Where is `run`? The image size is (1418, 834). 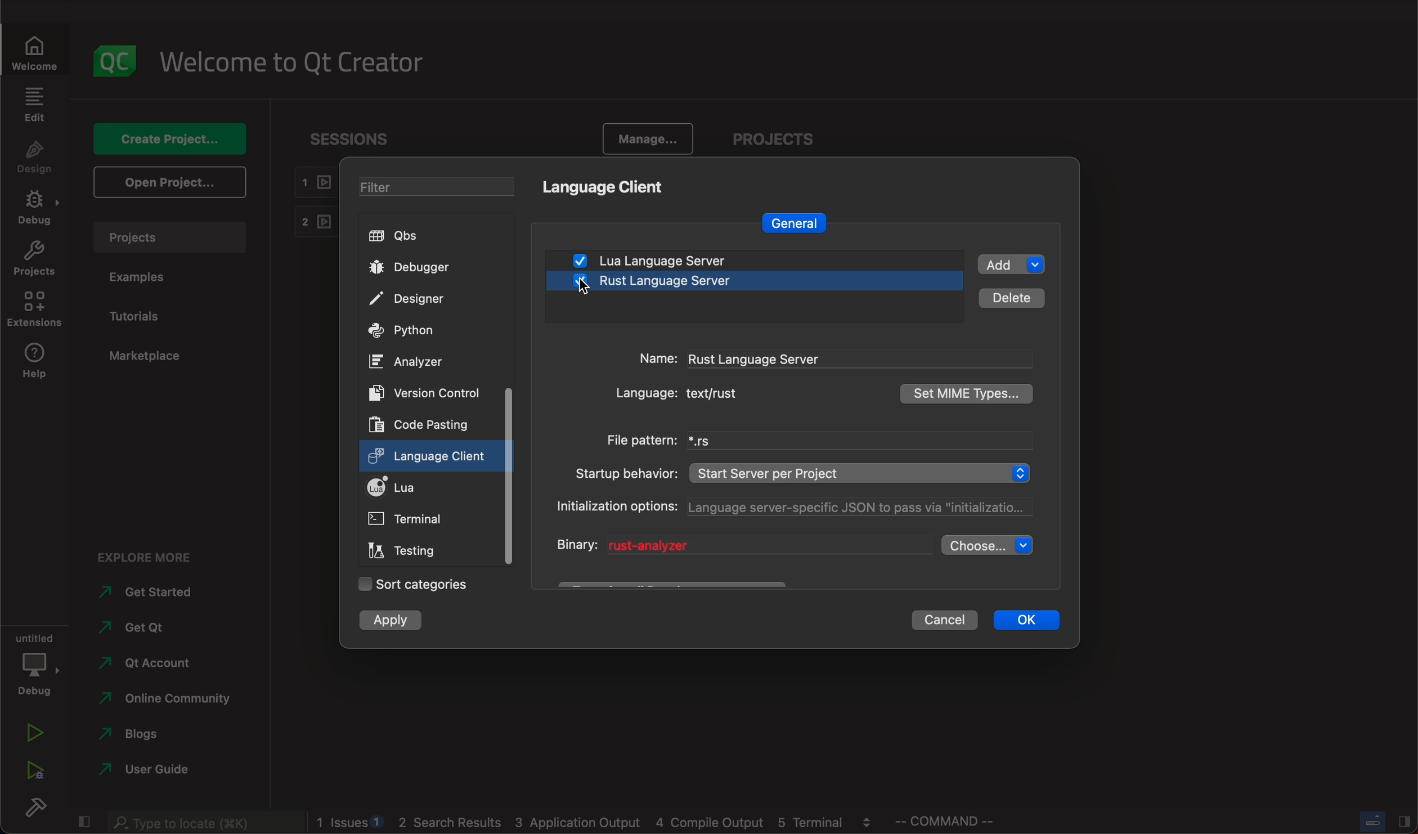
run is located at coordinates (36, 732).